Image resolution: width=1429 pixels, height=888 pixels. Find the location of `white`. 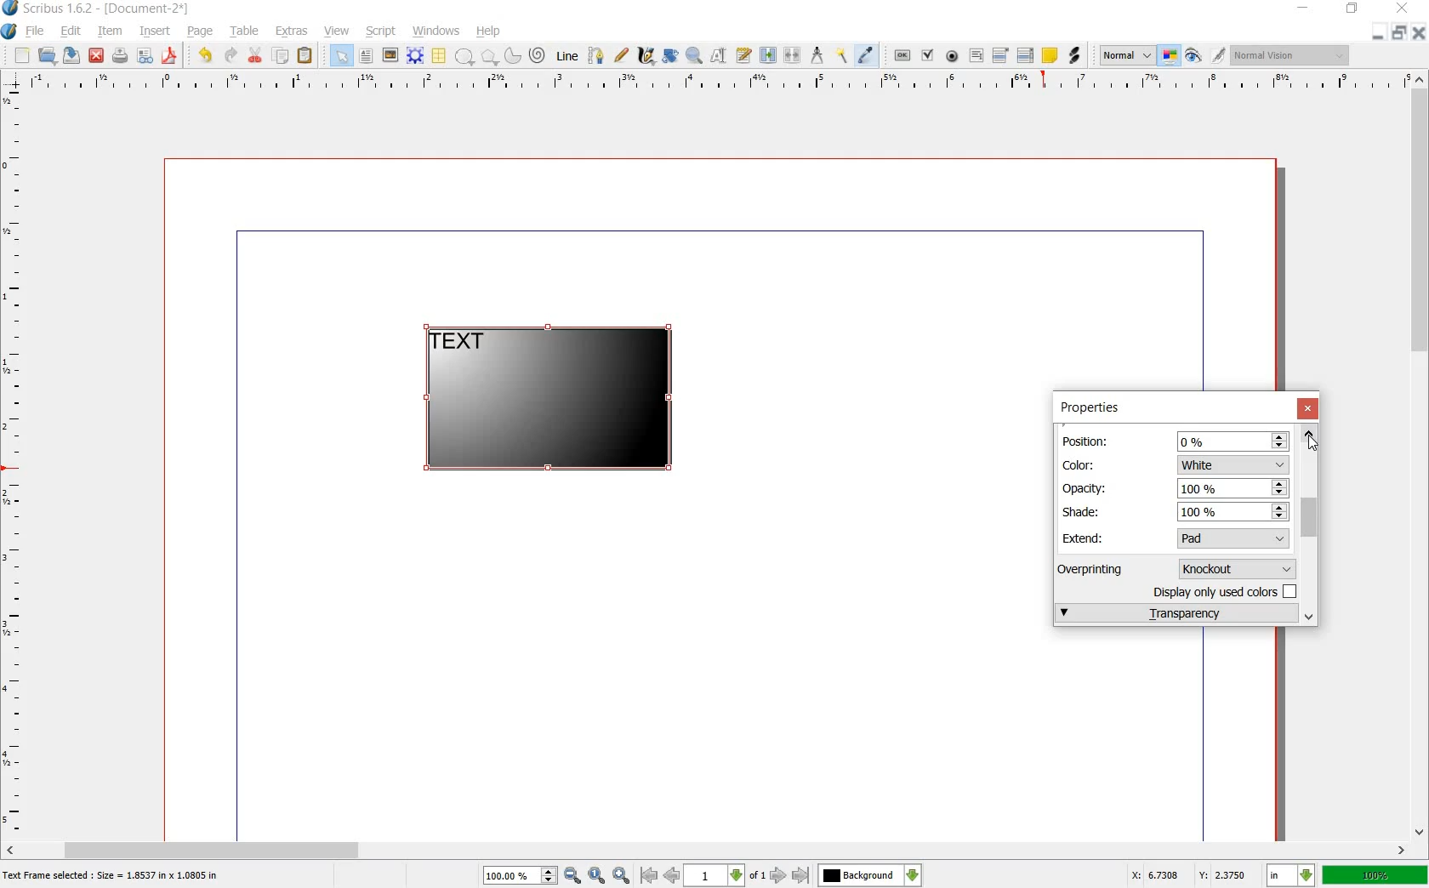

white is located at coordinates (1233, 464).